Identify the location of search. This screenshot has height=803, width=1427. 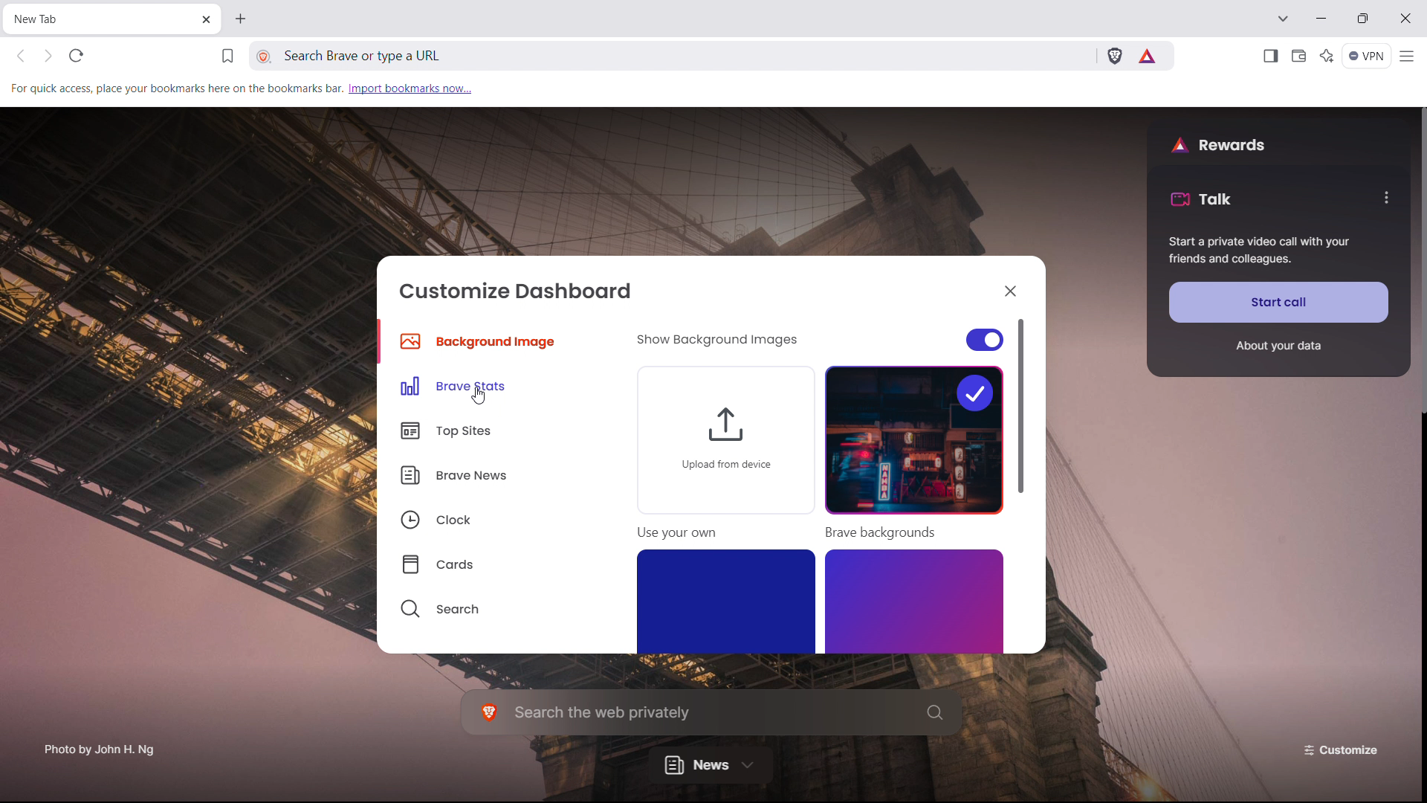
(496, 604).